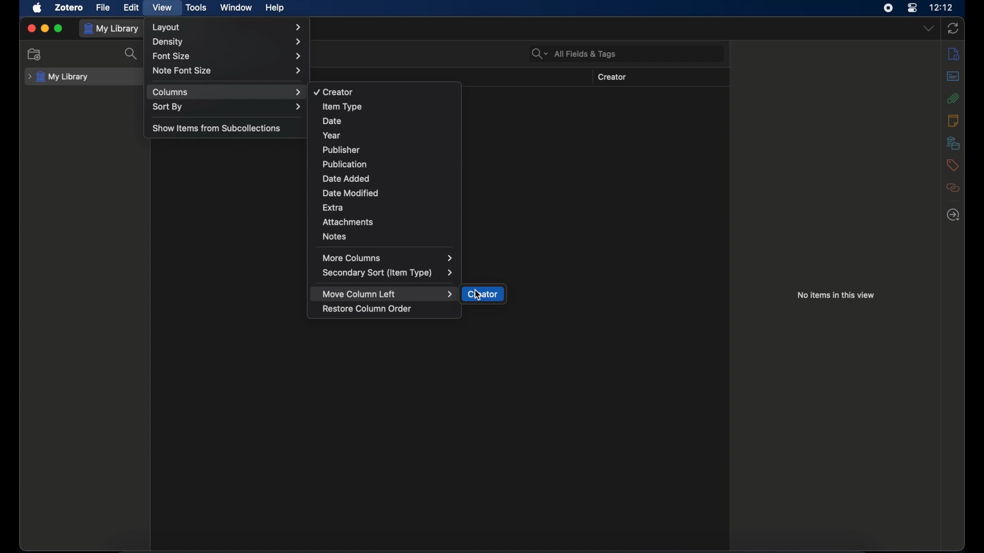  What do you see at coordinates (131, 54) in the screenshot?
I see `search` at bounding box center [131, 54].